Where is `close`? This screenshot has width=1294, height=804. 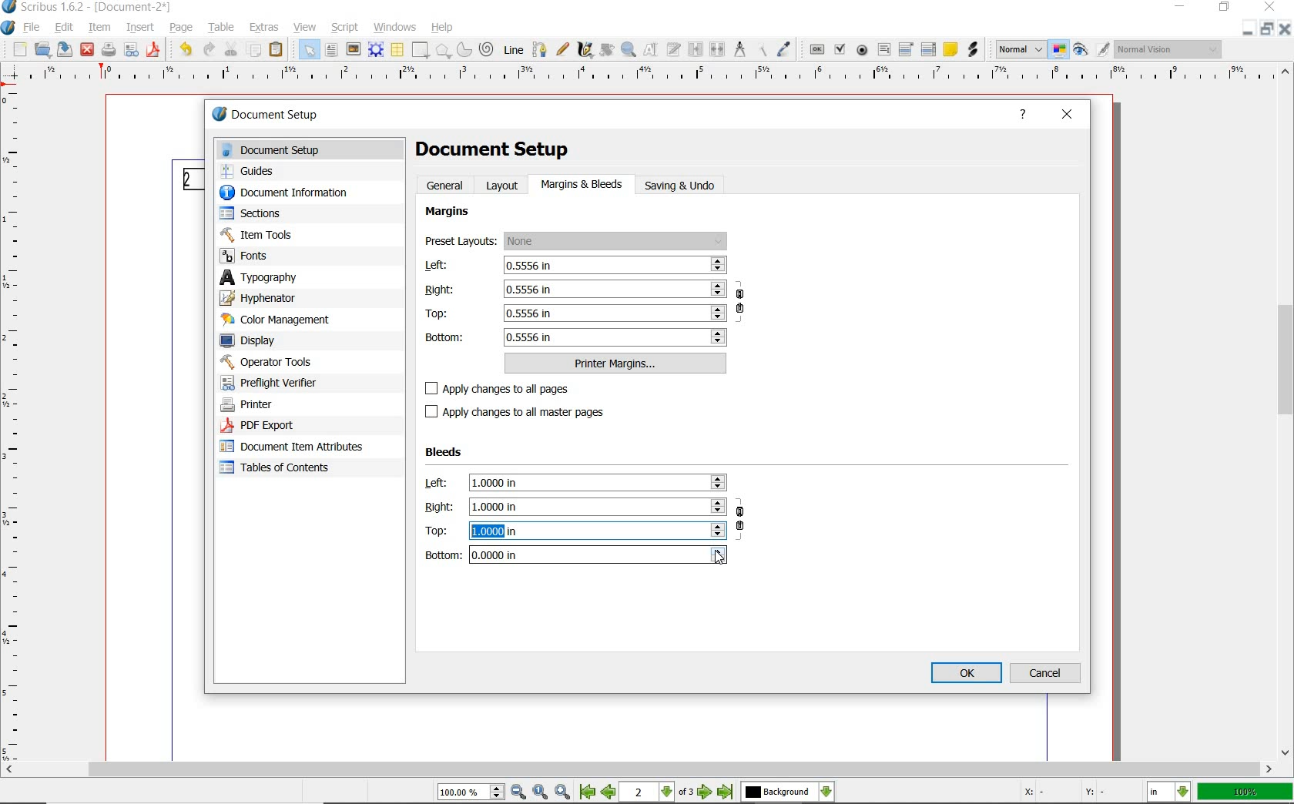 close is located at coordinates (87, 49).